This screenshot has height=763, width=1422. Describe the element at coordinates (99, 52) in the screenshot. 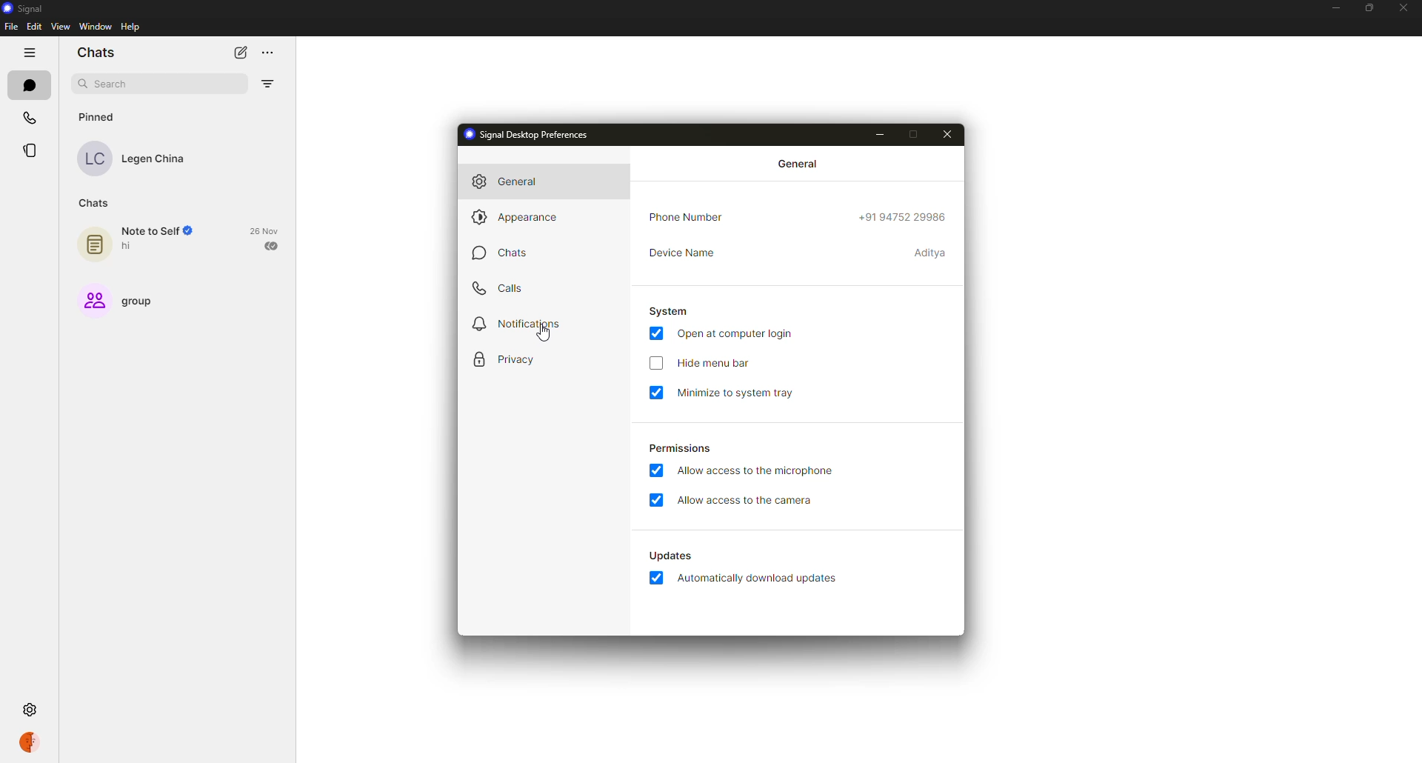

I see `chats` at that location.